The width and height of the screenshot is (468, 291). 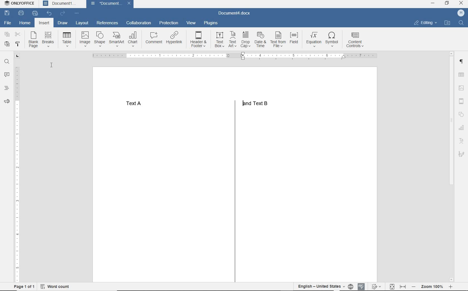 I want to click on document, so click(x=106, y=4).